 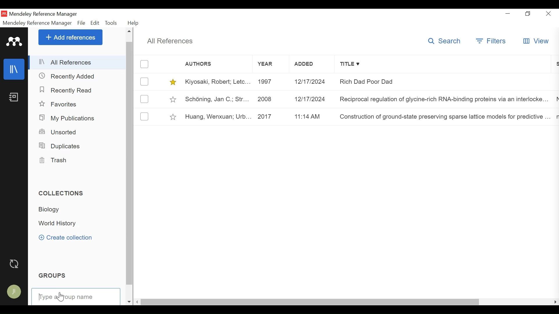 I want to click on Vertical Scroll bar, so click(x=130, y=166).